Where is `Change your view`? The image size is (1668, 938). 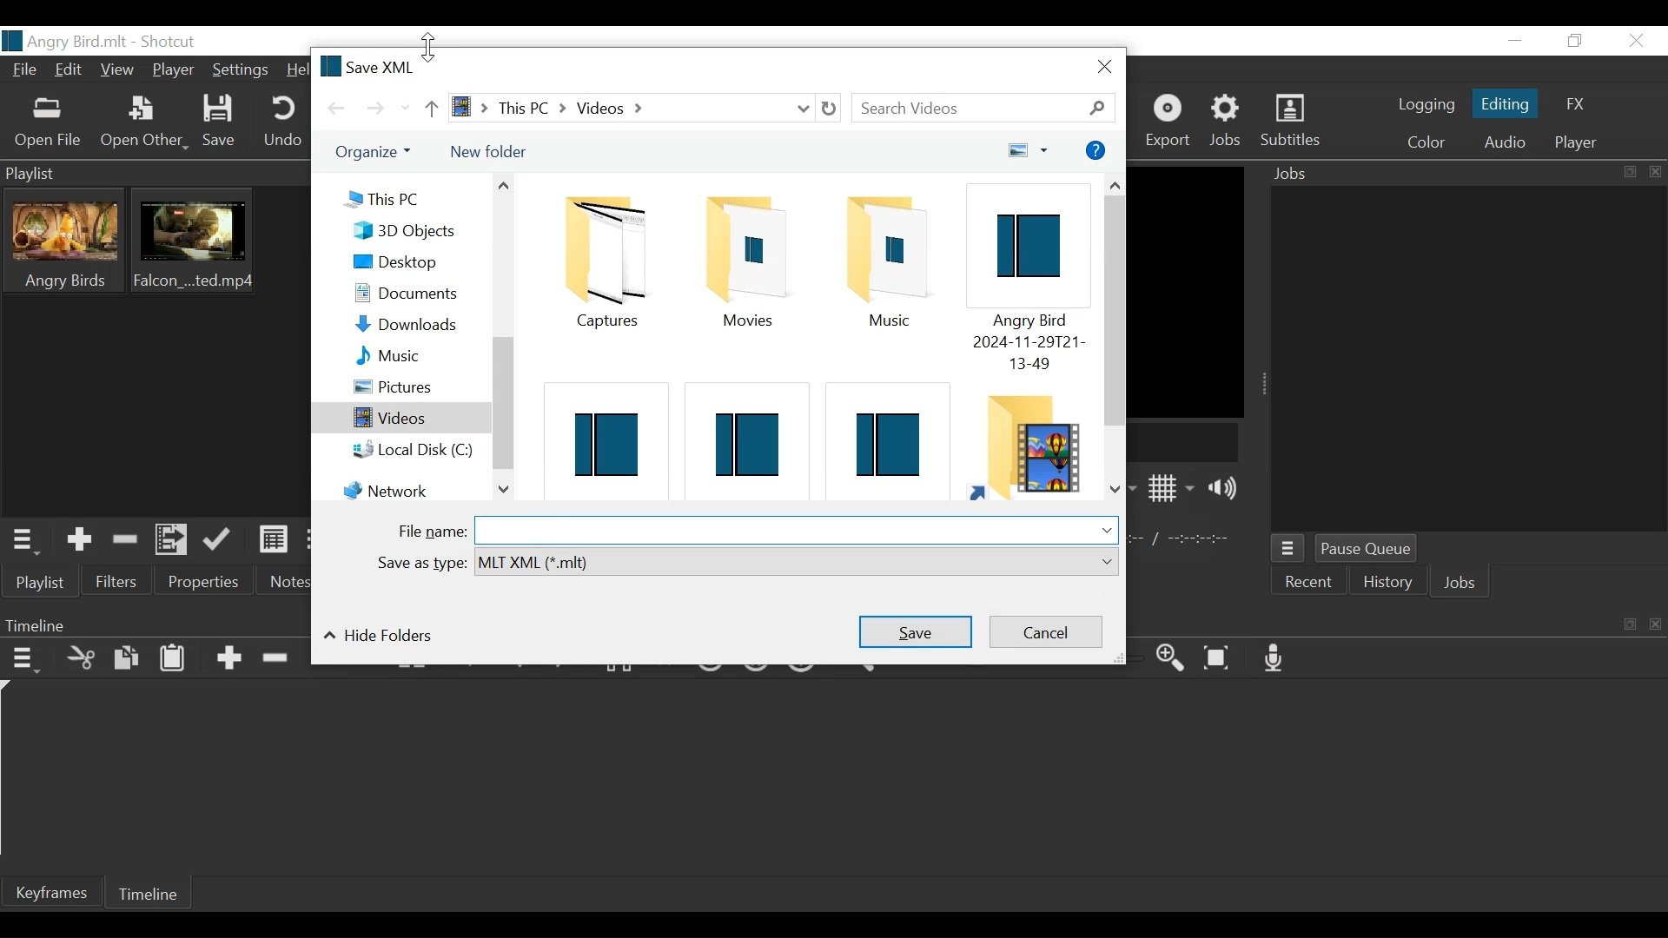
Change your view is located at coordinates (1029, 150).